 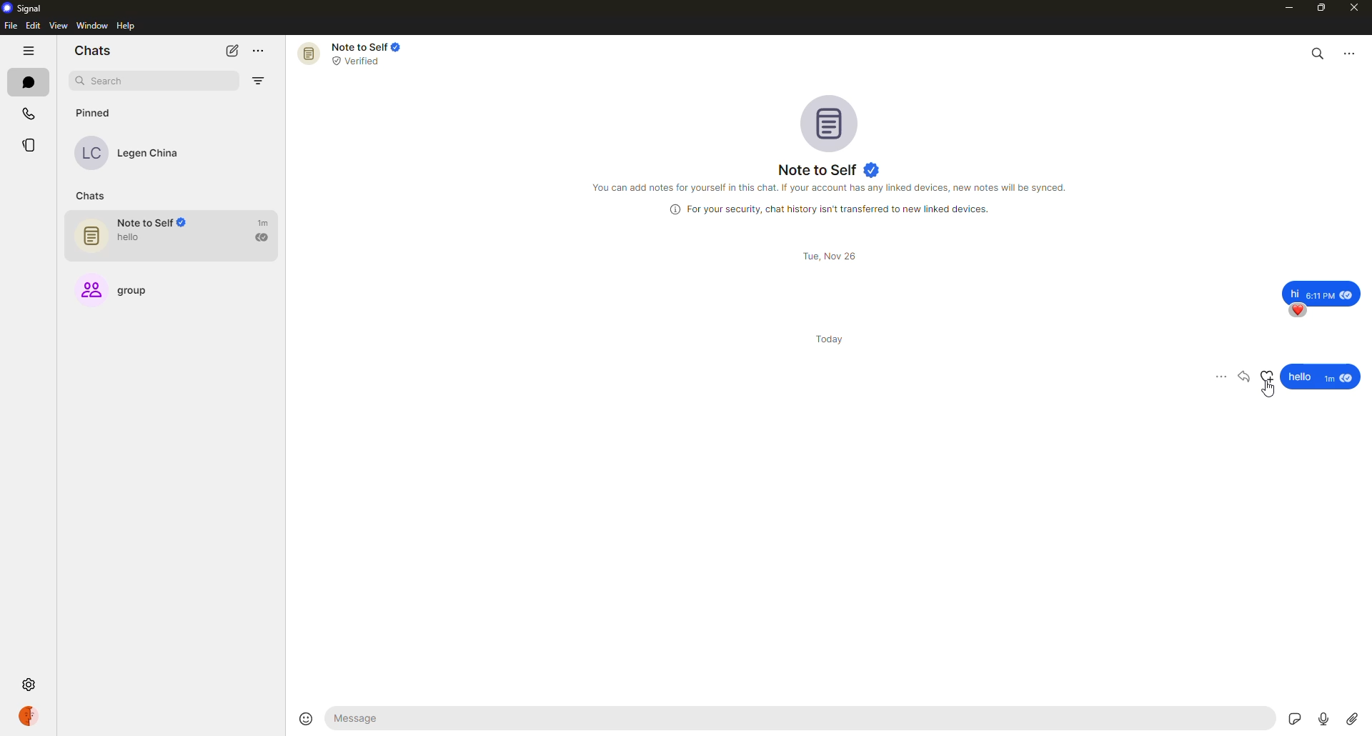 I want to click on love reaction, so click(x=1298, y=310).